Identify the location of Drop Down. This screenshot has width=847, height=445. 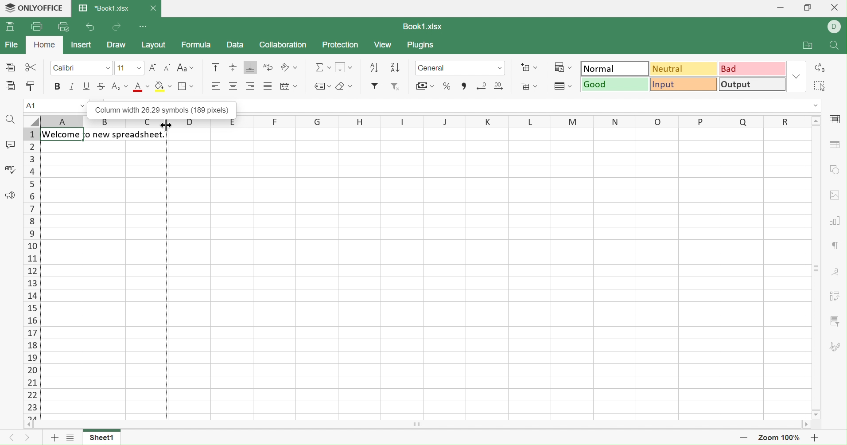
(109, 68).